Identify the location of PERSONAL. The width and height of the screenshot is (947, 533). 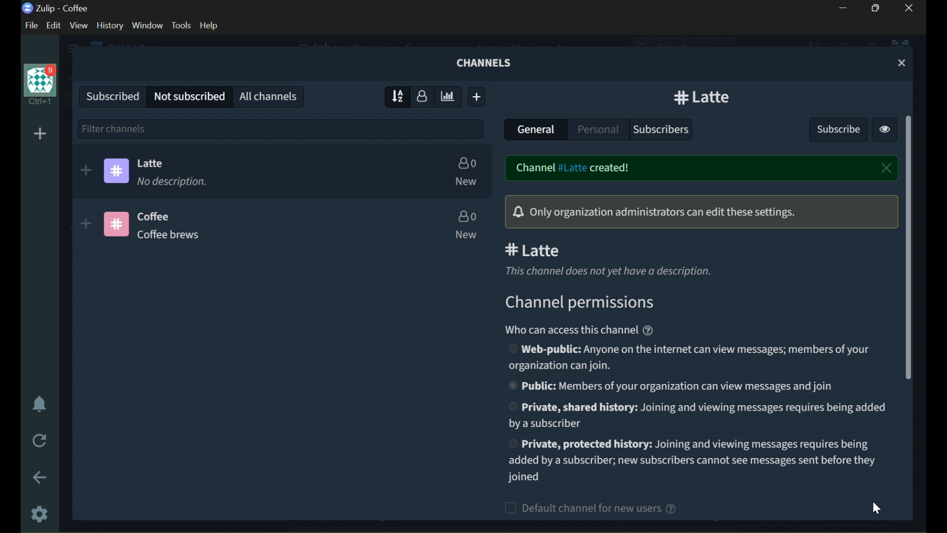
(598, 128).